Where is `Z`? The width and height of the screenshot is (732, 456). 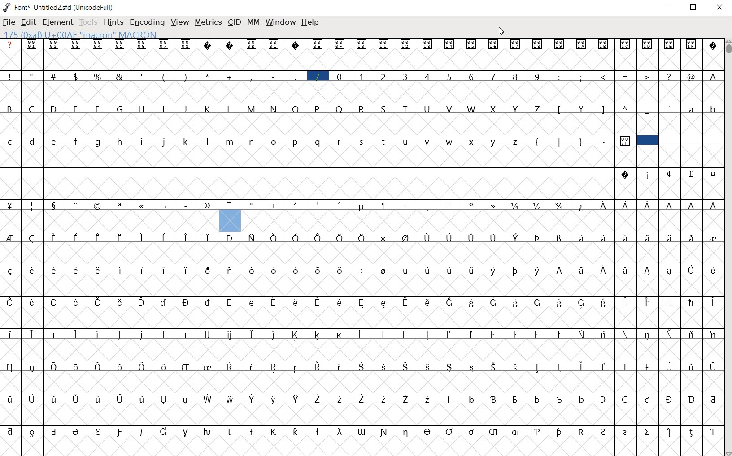 Z is located at coordinates (538, 108).